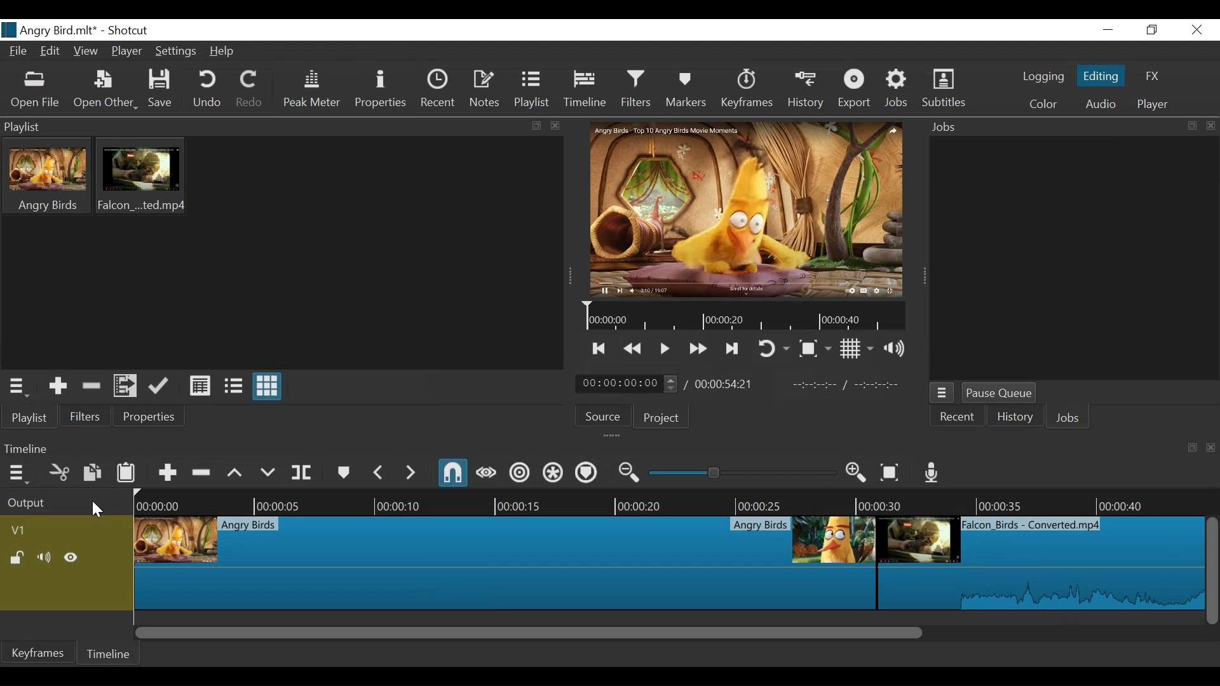  What do you see at coordinates (126, 472) in the screenshot?
I see `Paste` at bounding box center [126, 472].